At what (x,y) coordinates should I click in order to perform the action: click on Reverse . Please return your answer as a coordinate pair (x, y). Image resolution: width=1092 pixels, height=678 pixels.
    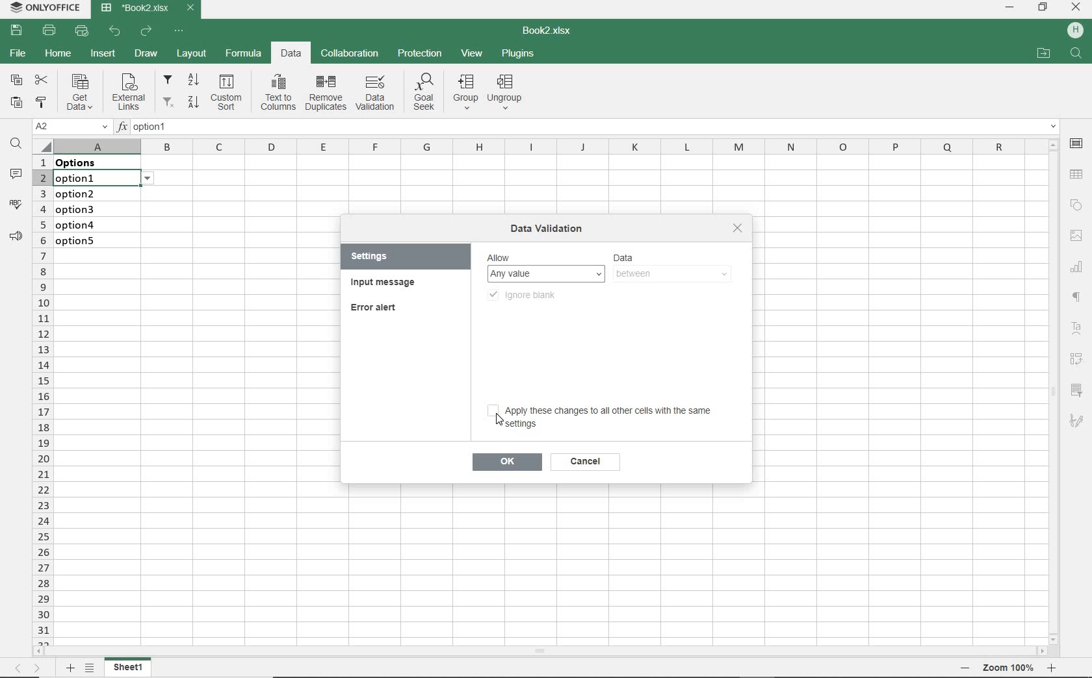
    Looking at the image, I should click on (1080, 359).